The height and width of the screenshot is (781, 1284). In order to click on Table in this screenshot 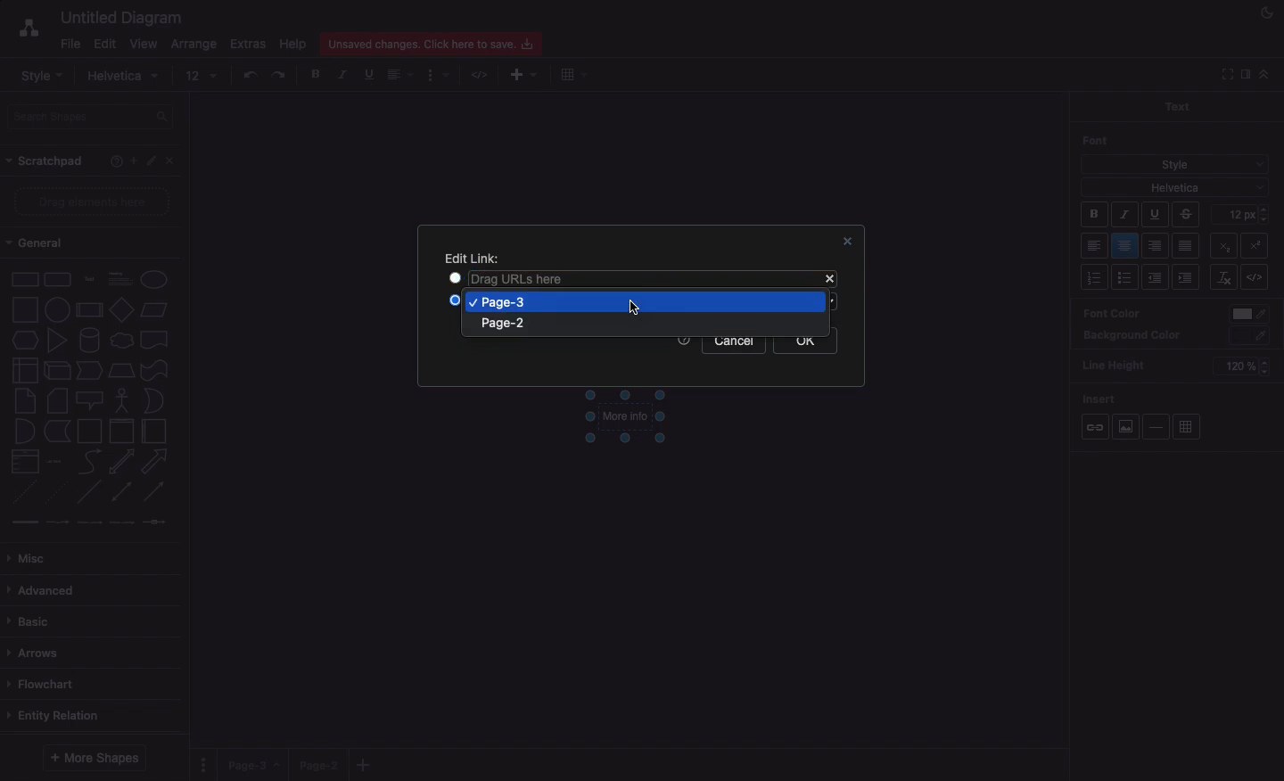, I will do `click(1187, 428)`.